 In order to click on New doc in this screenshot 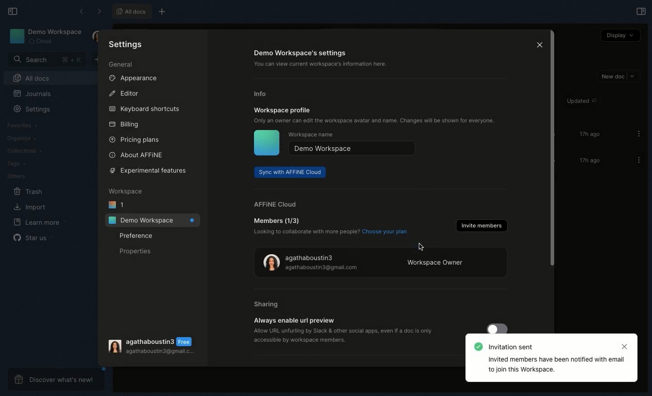, I will do `click(618, 77)`.